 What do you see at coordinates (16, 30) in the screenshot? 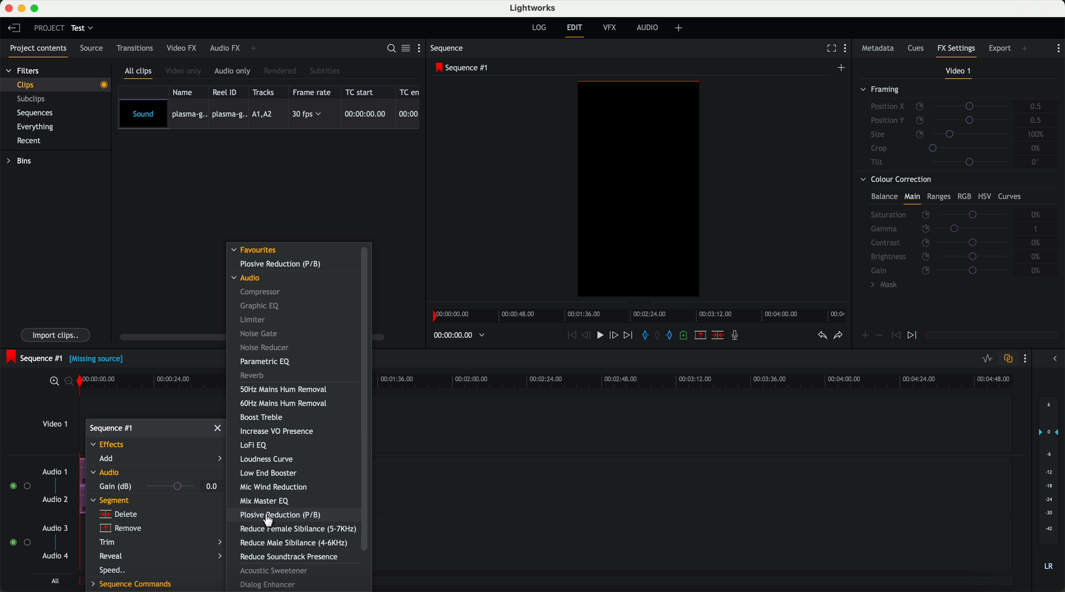
I see `leave` at bounding box center [16, 30].